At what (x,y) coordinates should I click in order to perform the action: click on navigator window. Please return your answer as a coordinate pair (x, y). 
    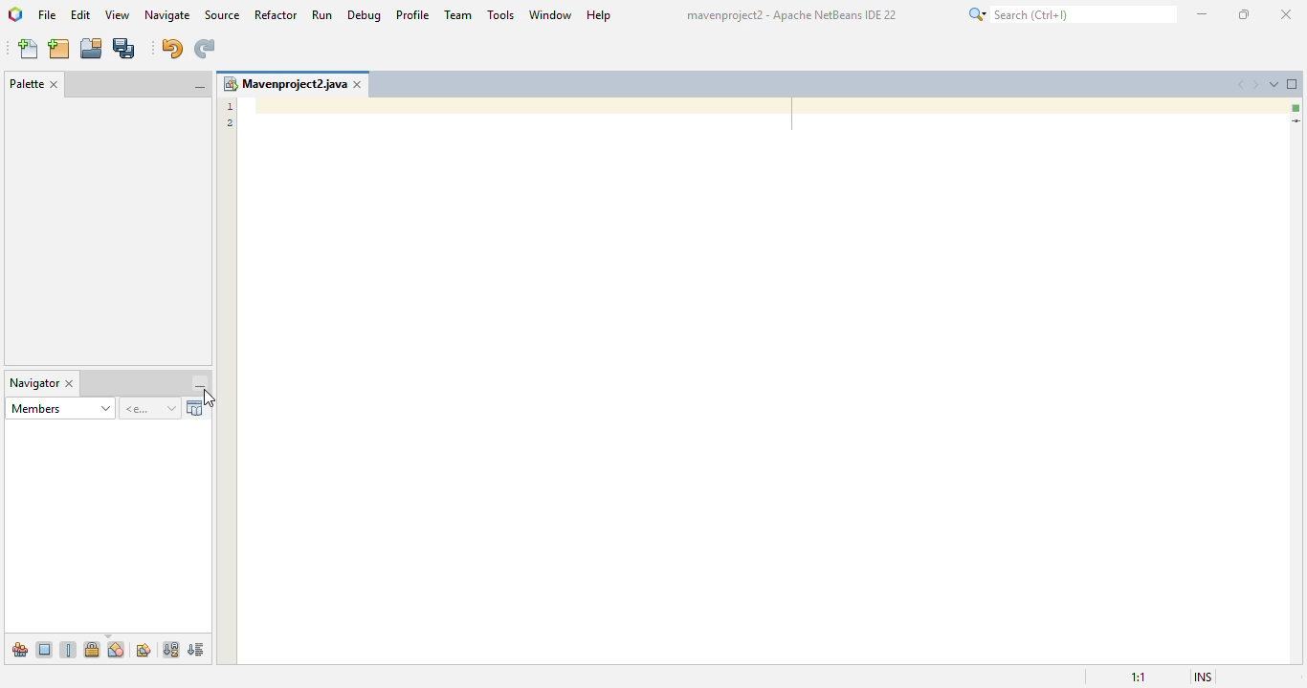
    Looking at the image, I should click on (106, 528).